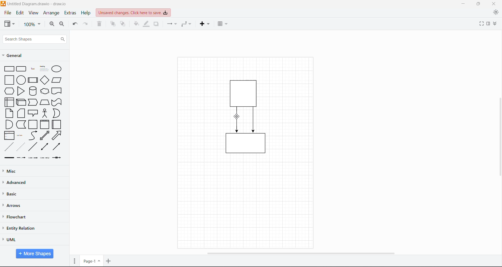 The height and width of the screenshot is (267, 502). What do you see at coordinates (10, 24) in the screenshot?
I see `View` at bounding box center [10, 24].